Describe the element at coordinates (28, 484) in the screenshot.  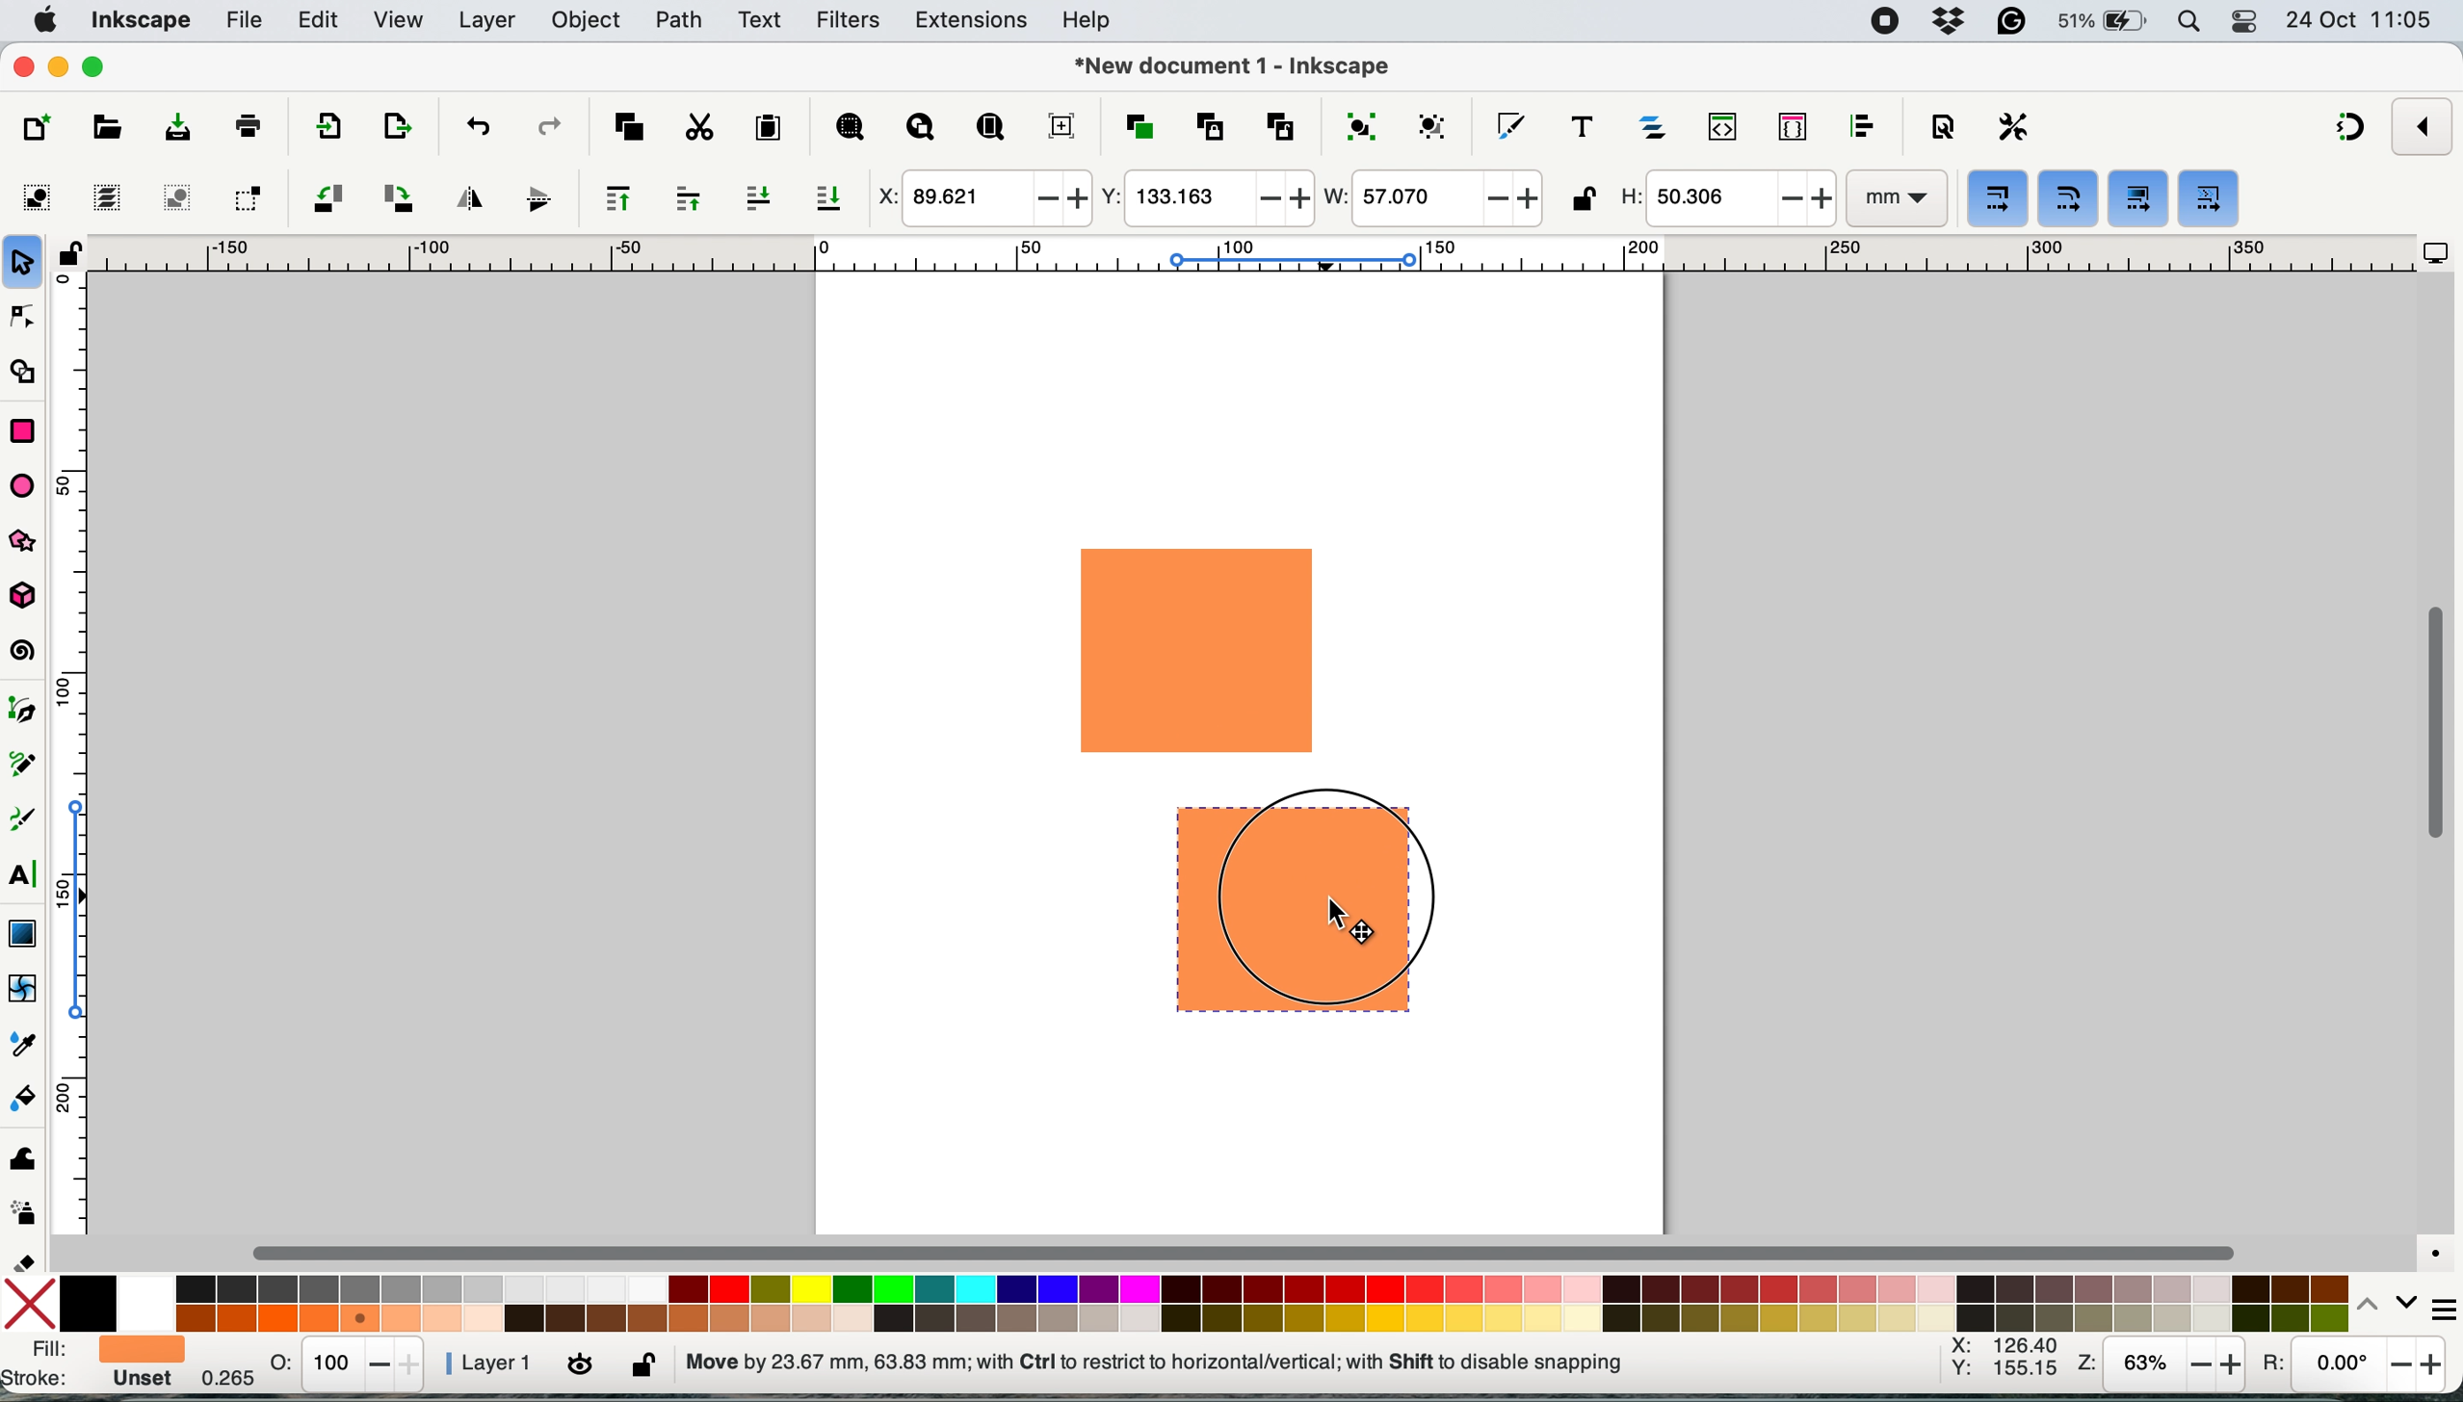
I see `ellipse arc tol` at that location.